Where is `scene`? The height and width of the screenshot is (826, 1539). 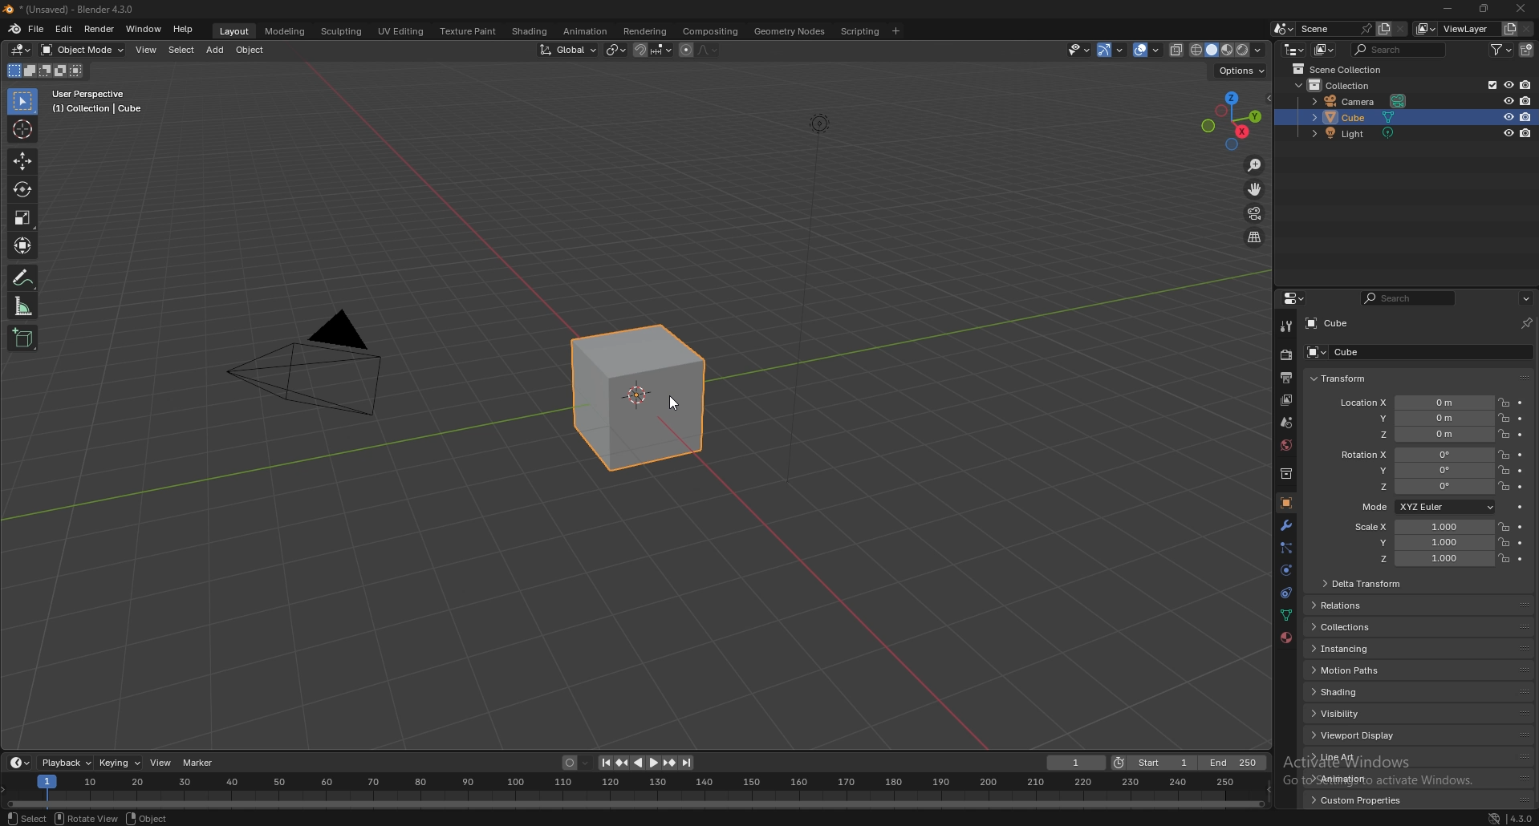
scene is located at coordinates (1287, 423).